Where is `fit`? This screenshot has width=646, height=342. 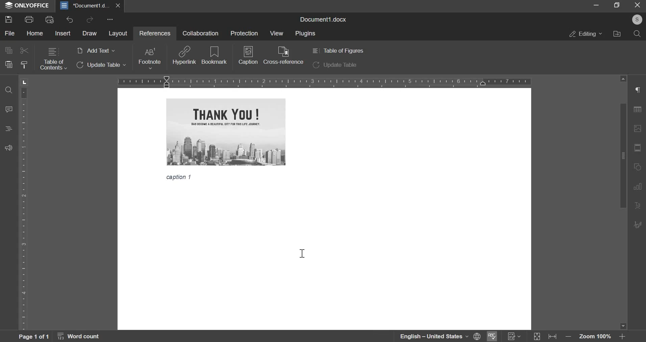 fit is located at coordinates (554, 337).